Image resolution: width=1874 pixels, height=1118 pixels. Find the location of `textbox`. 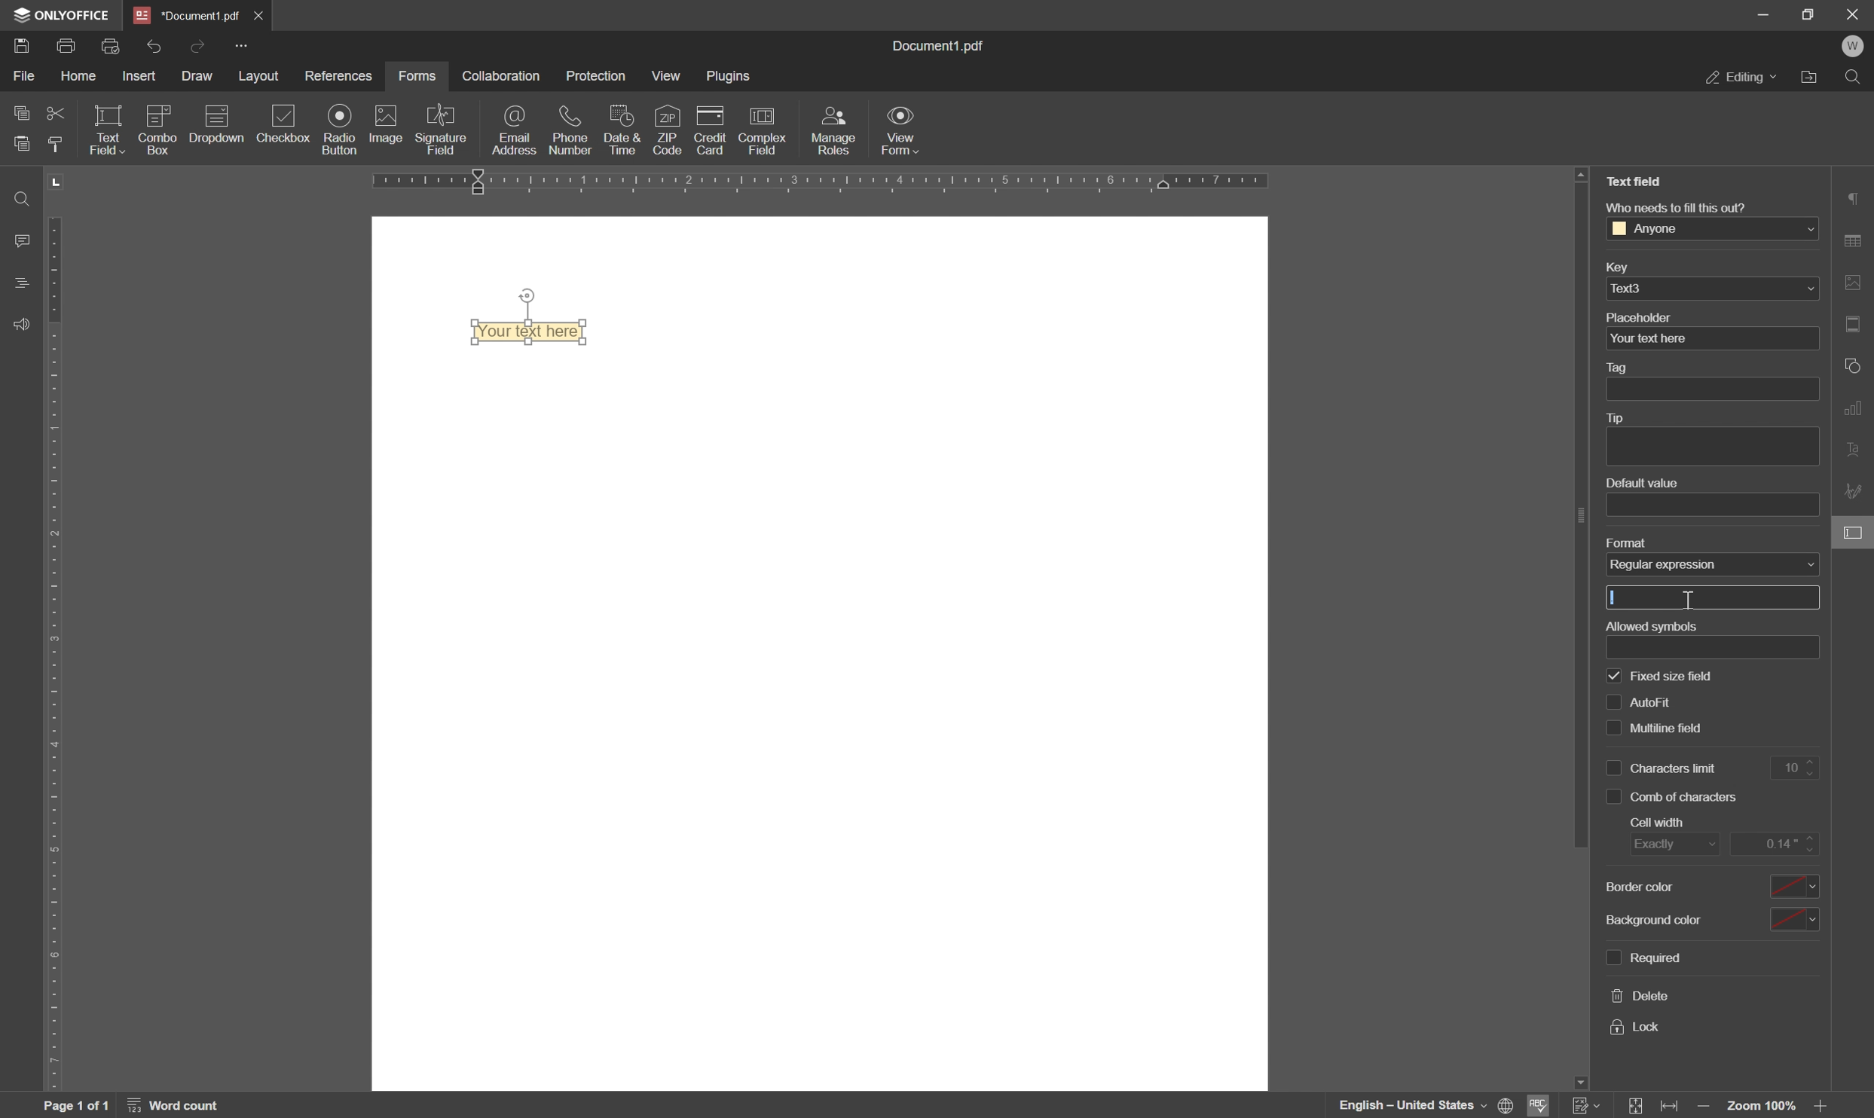

textbox is located at coordinates (1722, 647).